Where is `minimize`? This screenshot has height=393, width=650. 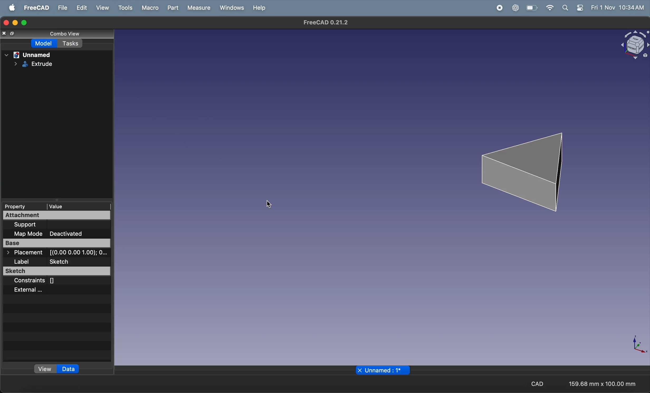
minimize is located at coordinates (15, 23).